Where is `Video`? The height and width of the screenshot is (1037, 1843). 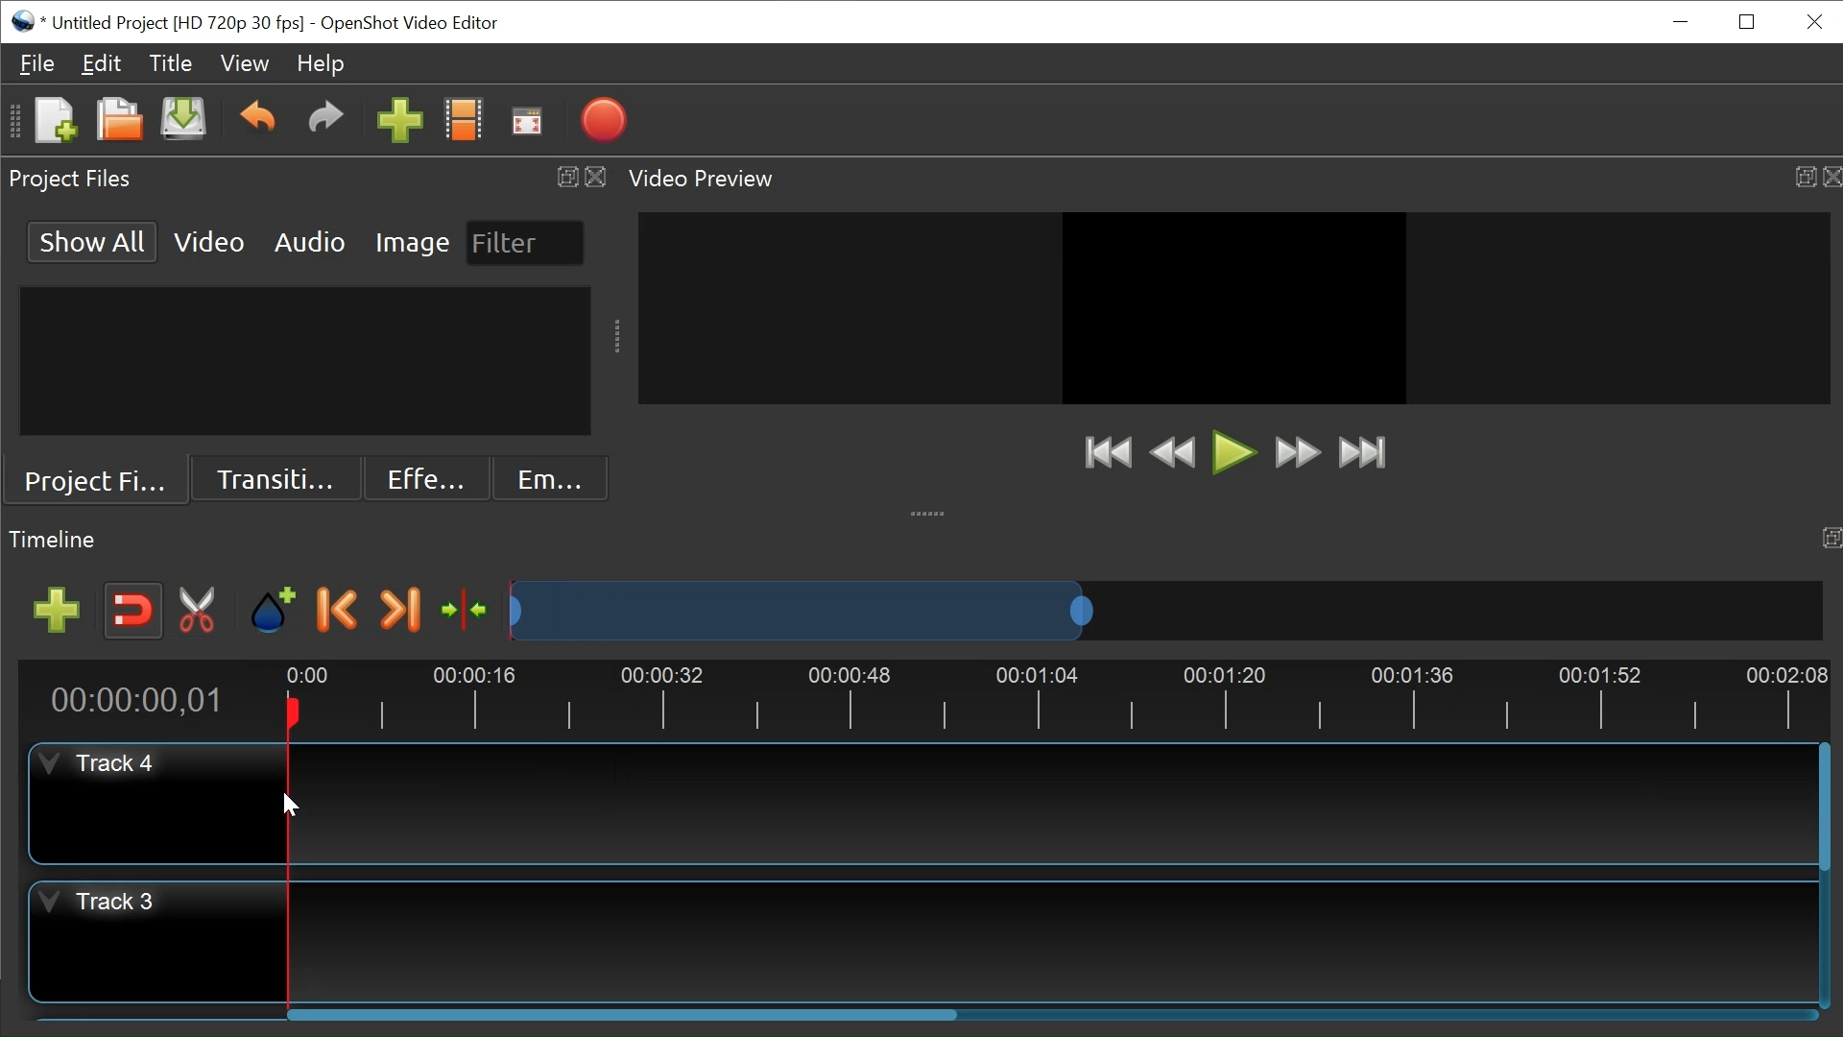 Video is located at coordinates (210, 240).